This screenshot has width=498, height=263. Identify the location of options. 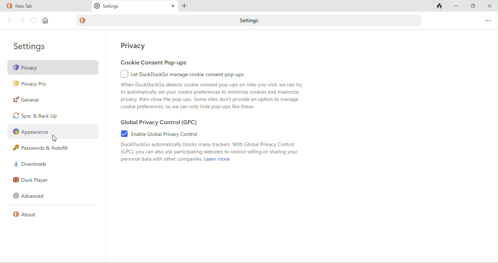
(488, 20).